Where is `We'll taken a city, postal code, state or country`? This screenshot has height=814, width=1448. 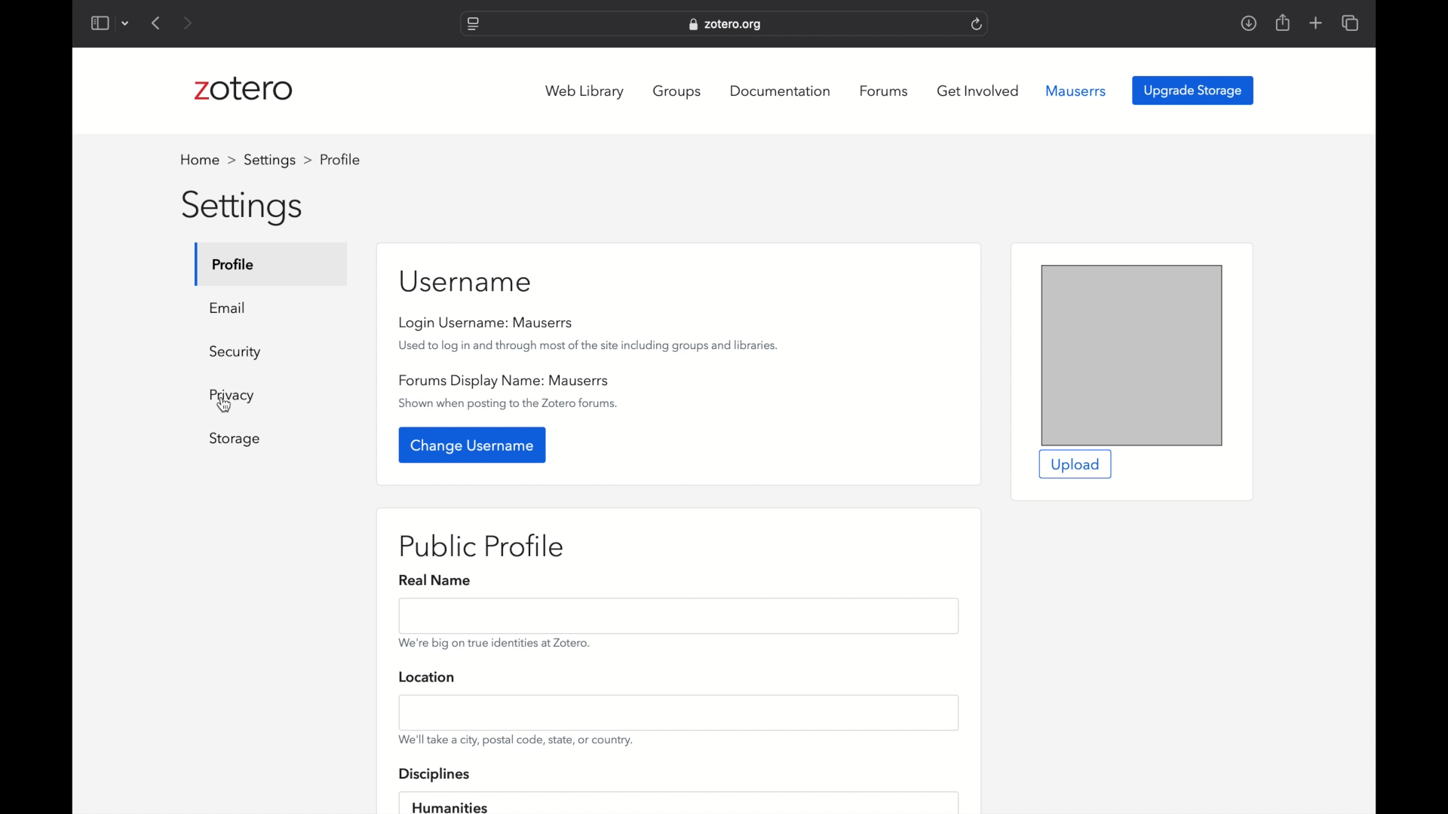 We'll taken a city, postal code, state or country is located at coordinates (516, 740).